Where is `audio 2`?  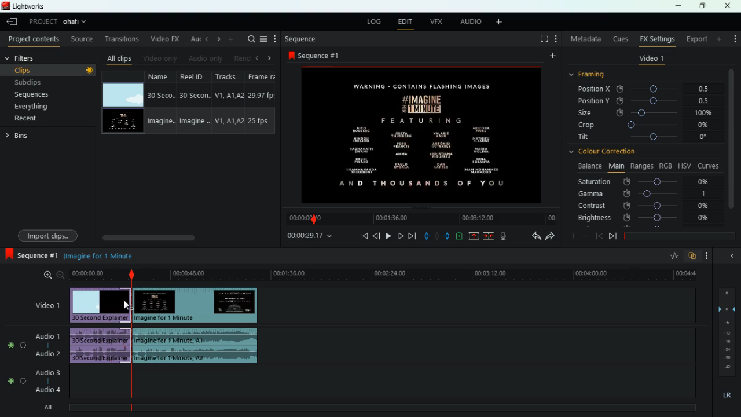
audio 2 is located at coordinates (46, 354).